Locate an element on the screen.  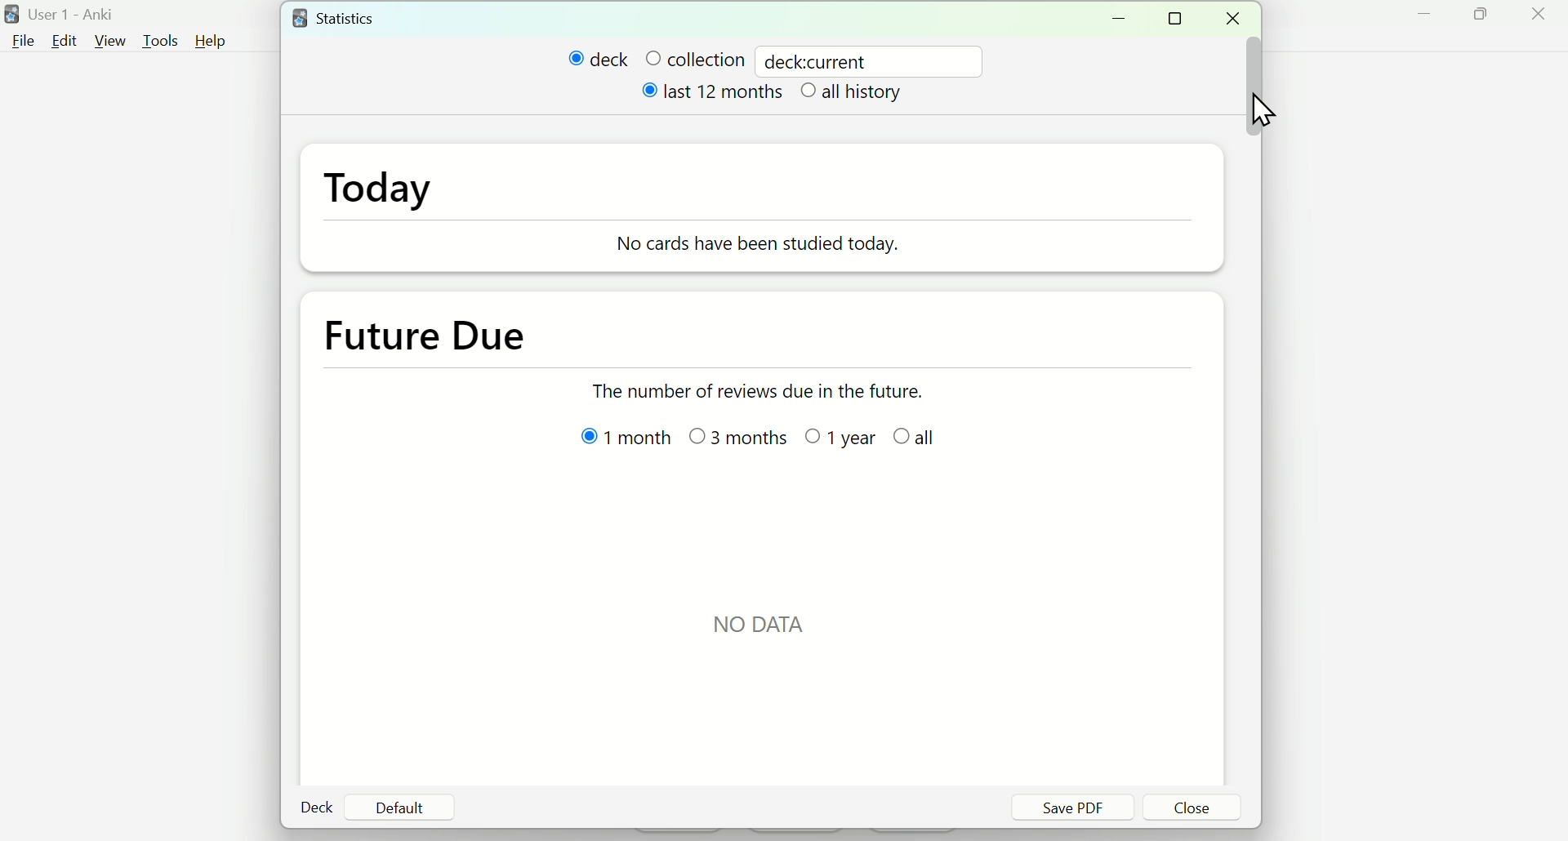
progress is located at coordinates (767, 249).